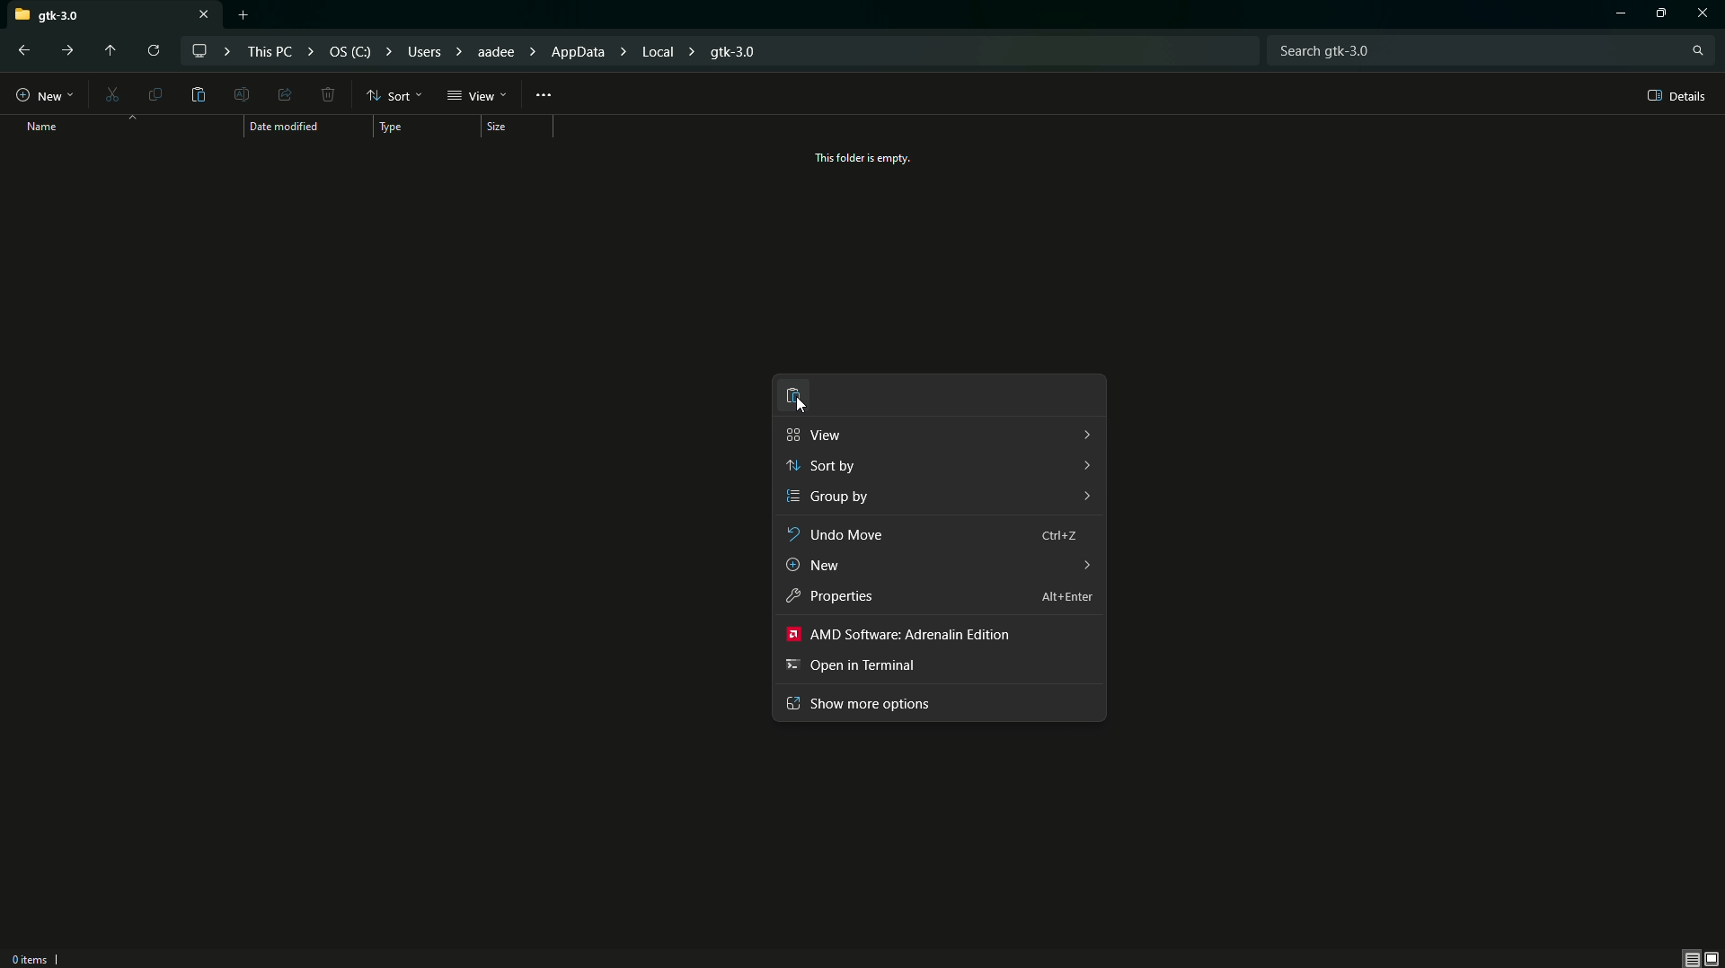  I want to click on Thumbnail view, so click(1703, 957).